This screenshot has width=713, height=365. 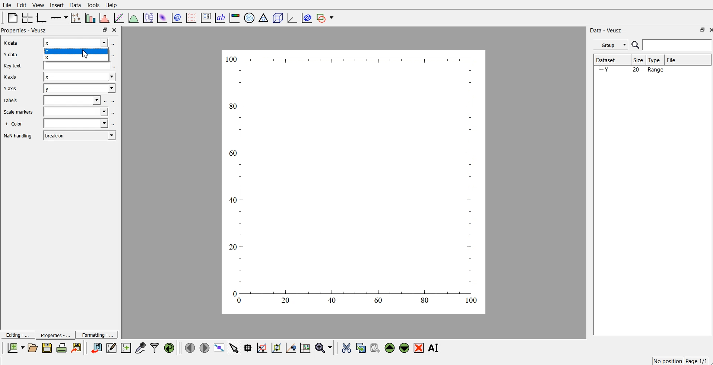 I want to click on move down, so click(x=405, y=347).